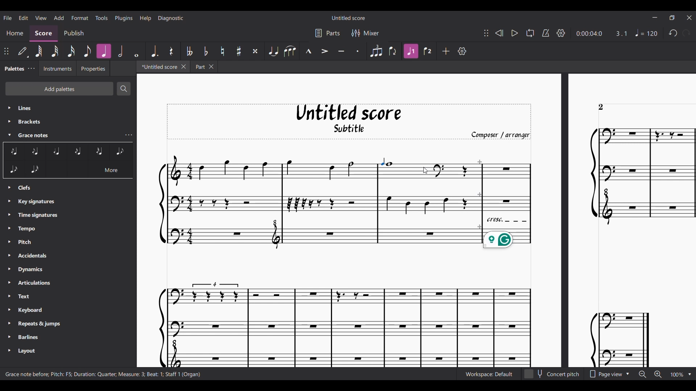  Describe the element at coordinates (170, 18) in the screenshot. I see `Diagnostic menu` at that location.